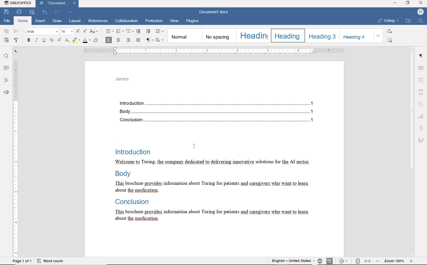  I want to click on set document language, so click(296, 261).